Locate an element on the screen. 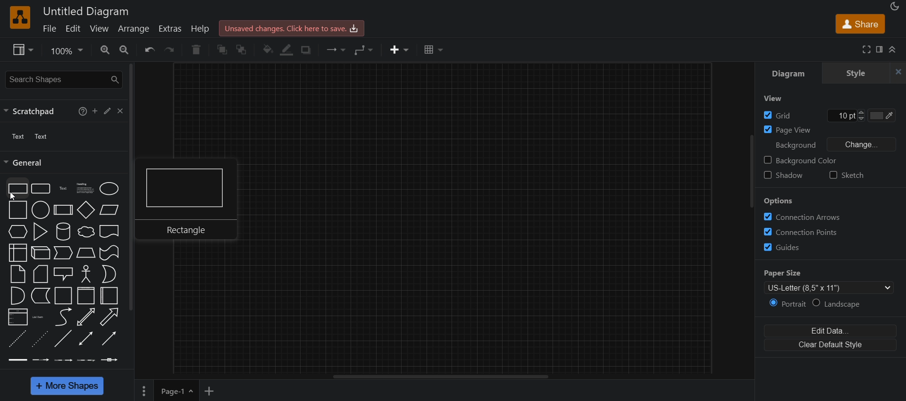 The width and height of the screenshot is (906, 401). rectangle is located at coordinates (193, 201).